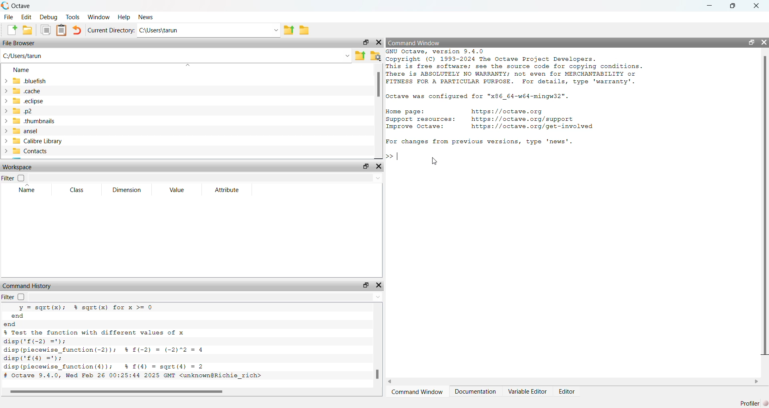 The image size is (769, 408). I want to click on Filter, so click(21, 297).